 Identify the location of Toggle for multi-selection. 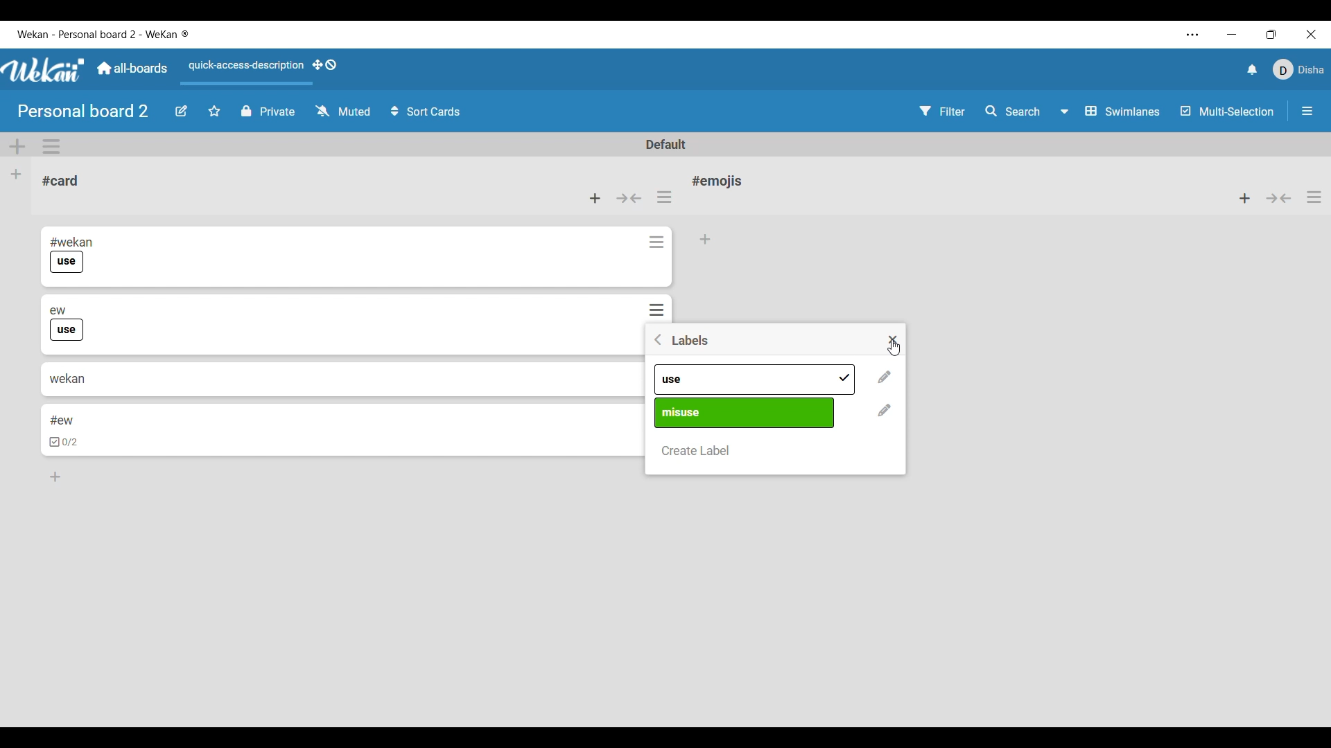
(1228, 111).